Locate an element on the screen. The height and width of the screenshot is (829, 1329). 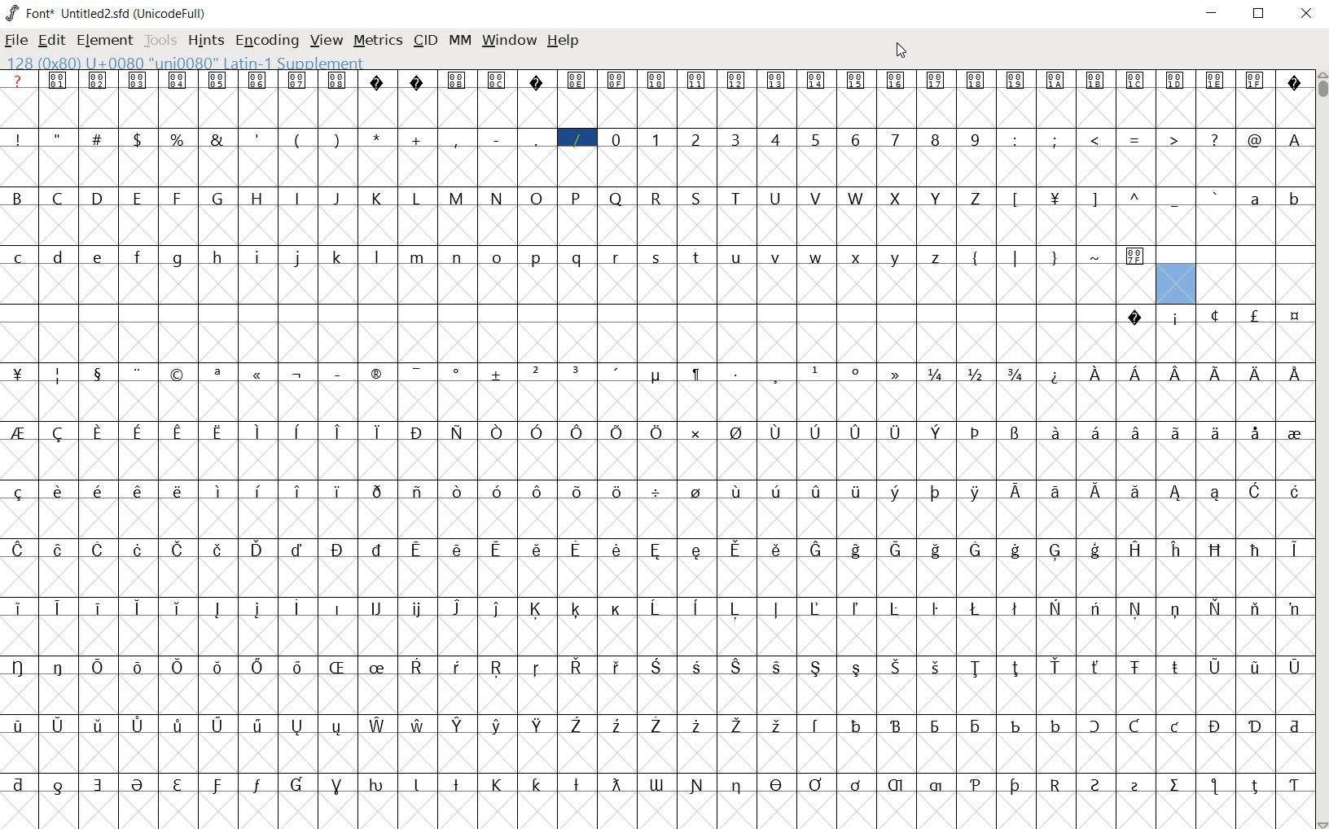
glyph is located at coordinates (375, 785).